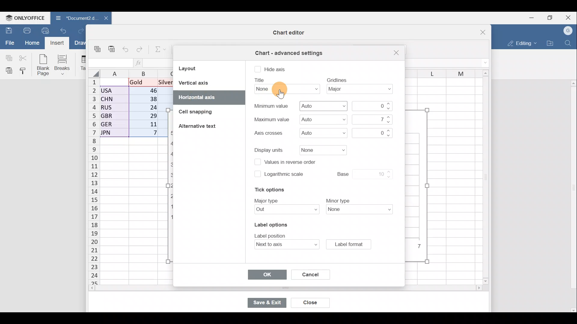  I want to click on Find, so click(568, 43).